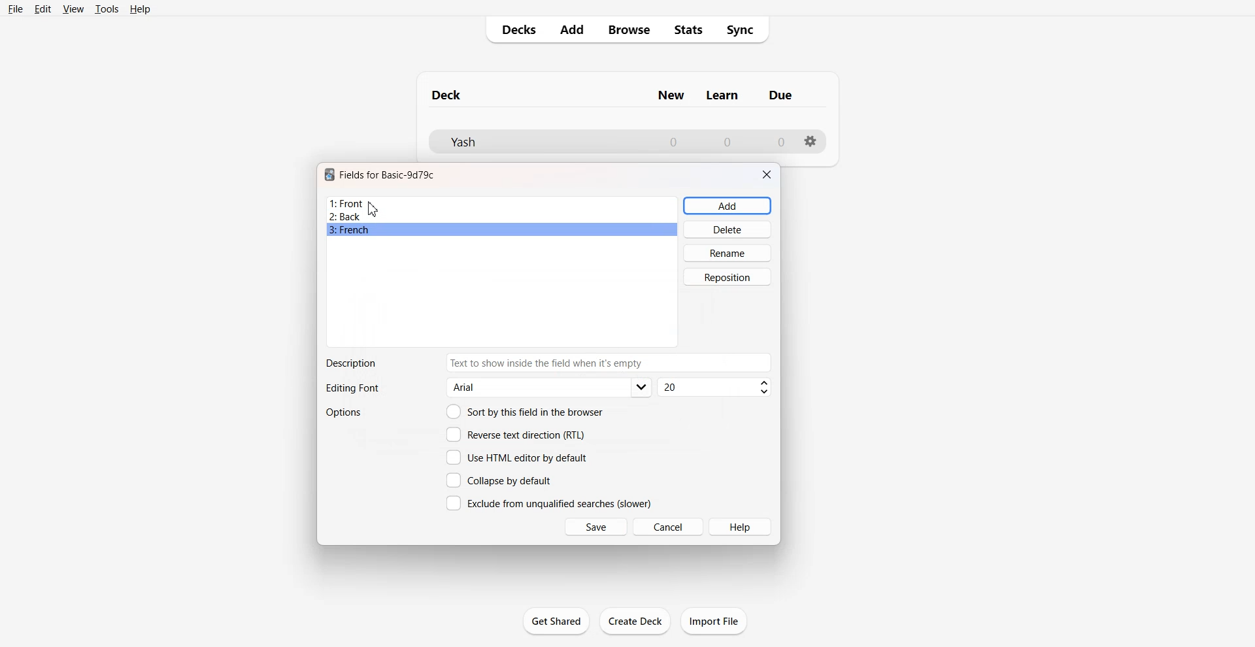 This screenshot has width=1255, height=647. Describe the element at coordinates (502, 230) in the screenshot. I see `French` at that location.